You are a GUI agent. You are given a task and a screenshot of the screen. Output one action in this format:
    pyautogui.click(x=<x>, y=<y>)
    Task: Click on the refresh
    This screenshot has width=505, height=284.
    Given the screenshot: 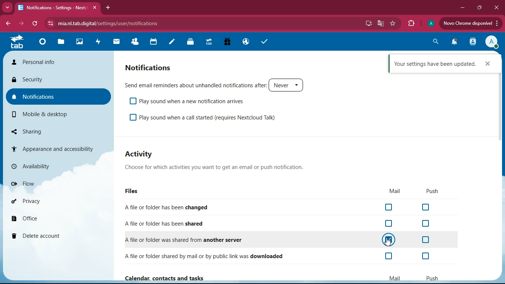 What is the action you would take?
    pyautogui.click(x=33, y=23)
    